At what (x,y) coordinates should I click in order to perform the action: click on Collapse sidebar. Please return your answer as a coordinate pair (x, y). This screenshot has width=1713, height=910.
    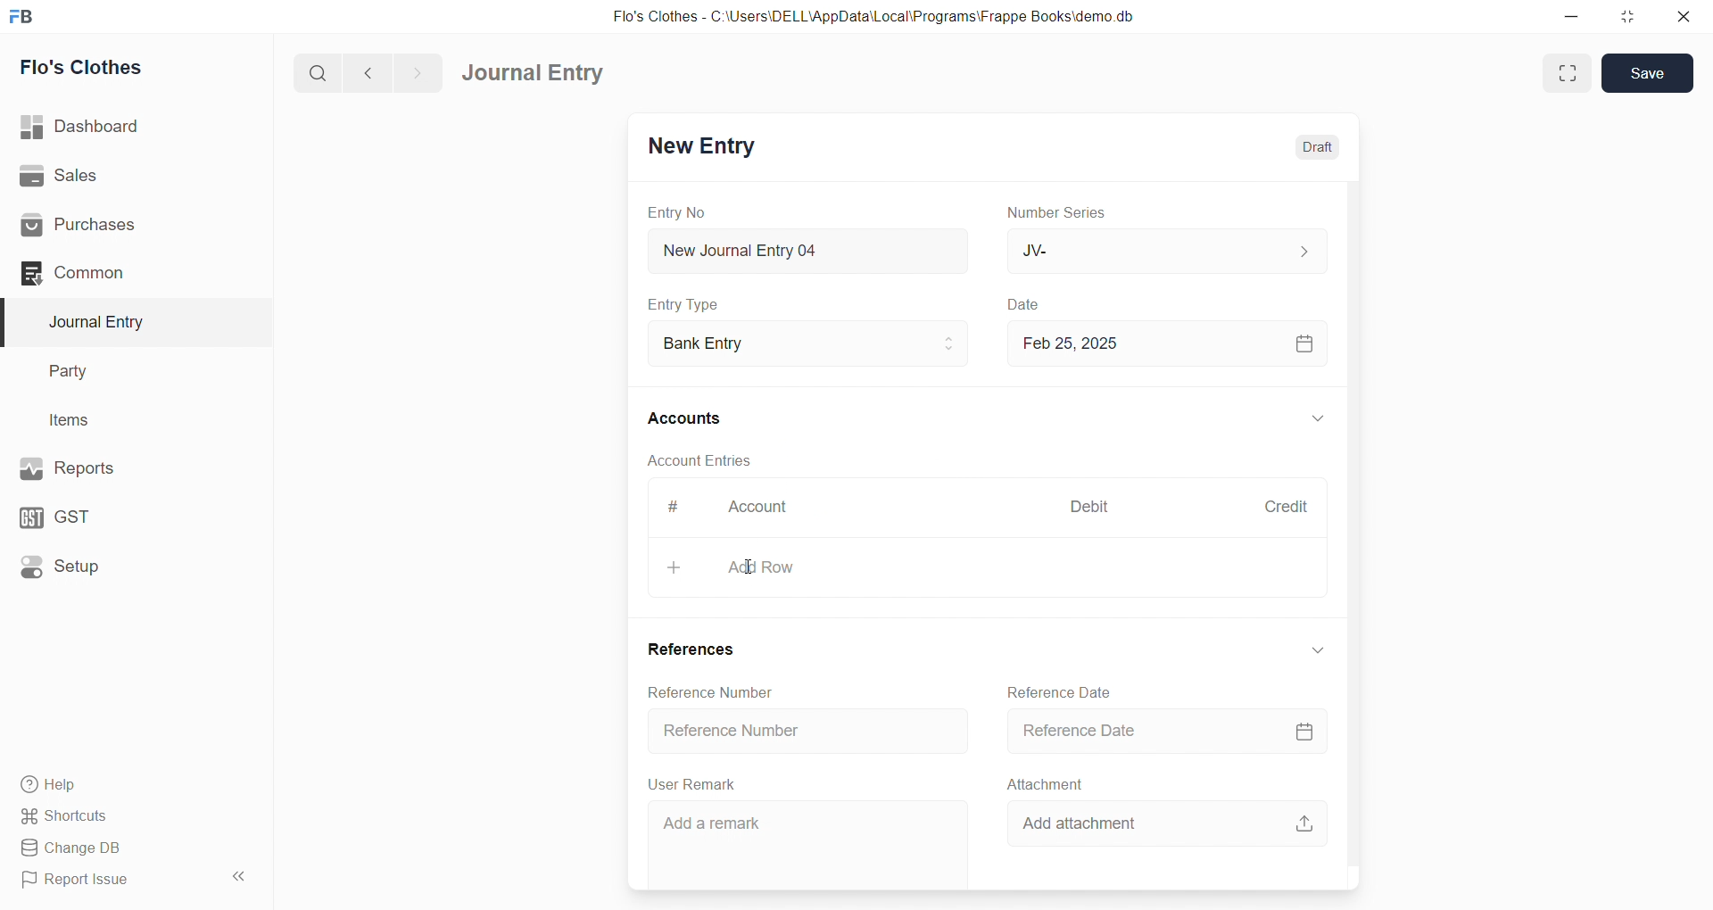
    Looking at the image, I should click on (241, 880).